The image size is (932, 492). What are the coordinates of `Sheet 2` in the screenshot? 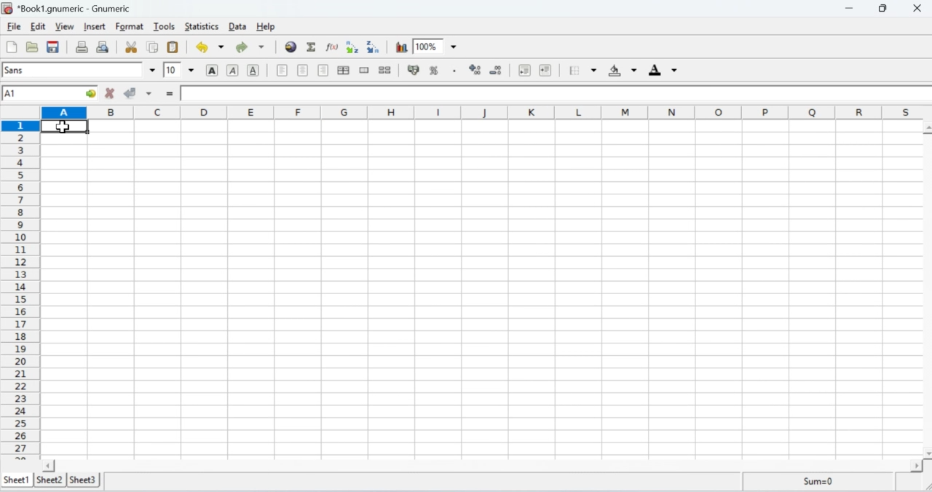 It's located at (48, 480).